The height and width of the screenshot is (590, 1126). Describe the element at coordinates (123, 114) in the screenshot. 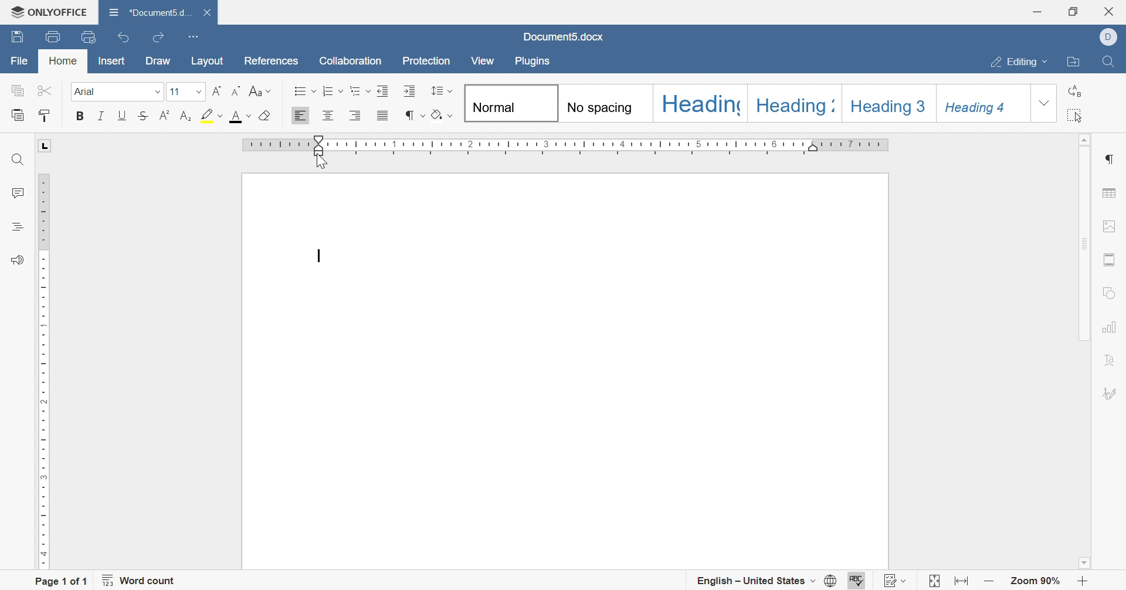

I see `underline` at that location.